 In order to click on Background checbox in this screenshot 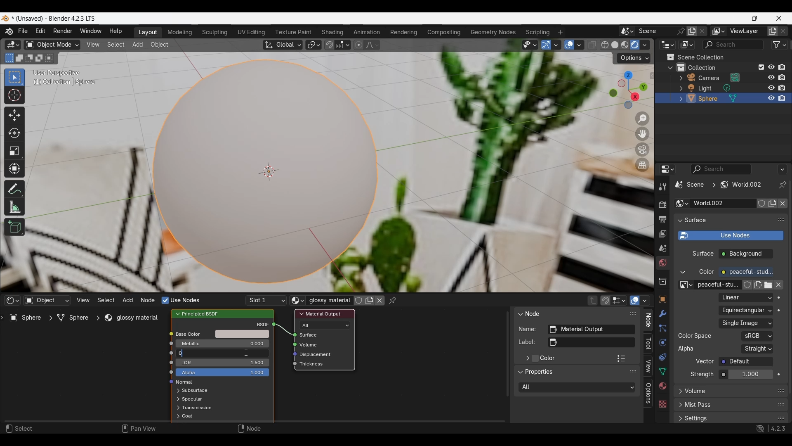, I will do `click(746, 254)`.